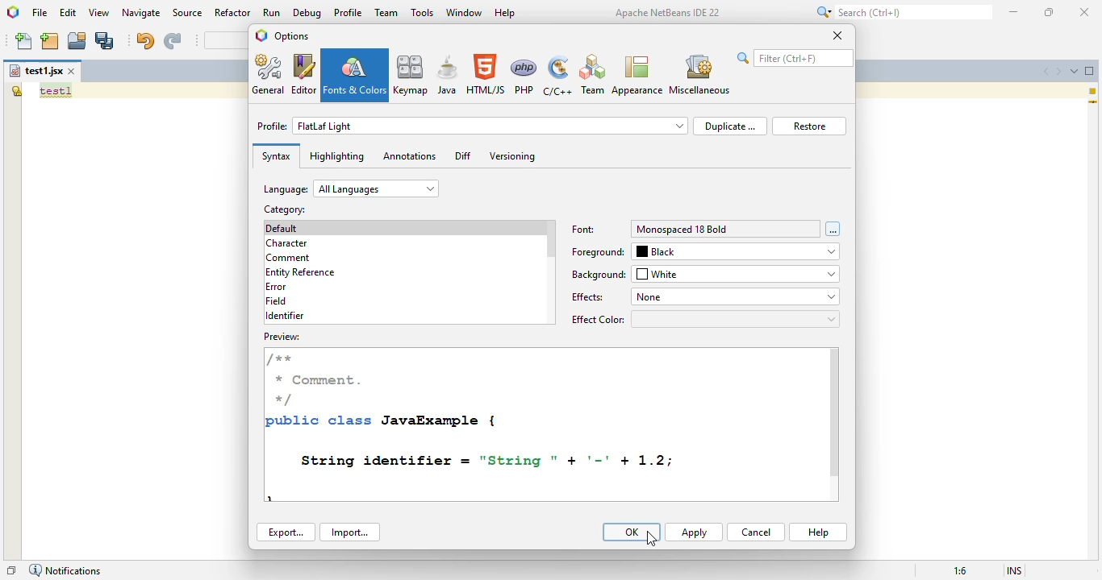 The image size is (1102, 580). What do you see at coordinates (290, 258) in the screenshot?
I see `comment` at bounding box center [290, 258].